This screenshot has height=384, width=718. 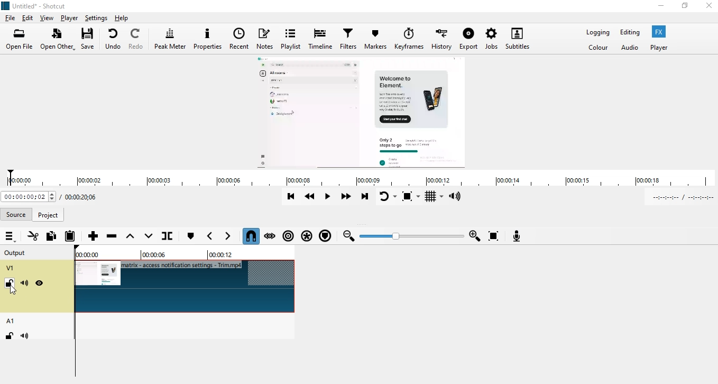 What do you see at coordinates (70, 236) in the screenshot?
I see `Paste` at bounding box center [70, 236].